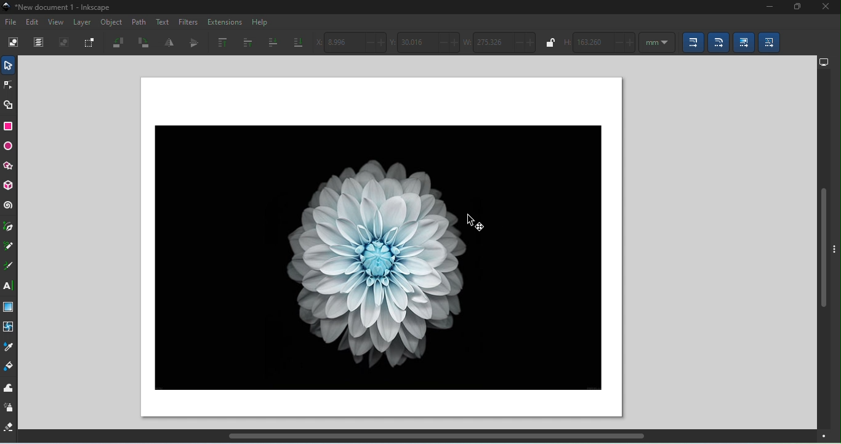 The width and height of the screenshot is (841, 444). Describe the element at coordinates (298, 41) in the screenshot. I see `Lower selection to bottom` at that location.